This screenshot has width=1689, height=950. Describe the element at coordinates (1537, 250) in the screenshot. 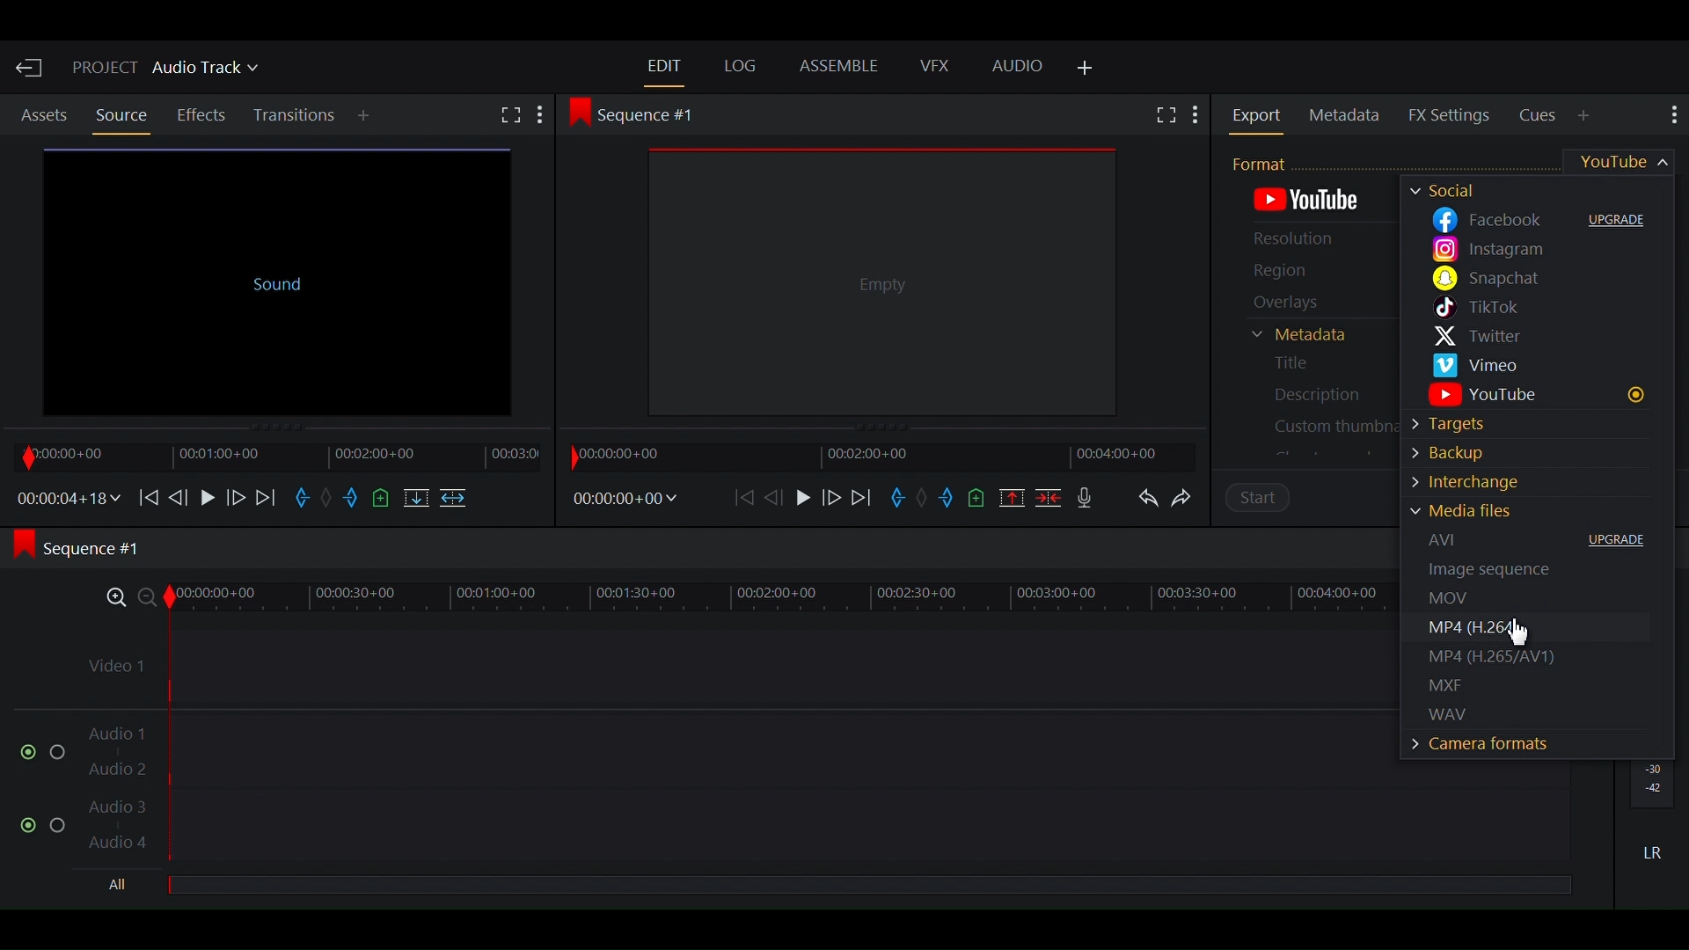

I see `Instagram` at that location.